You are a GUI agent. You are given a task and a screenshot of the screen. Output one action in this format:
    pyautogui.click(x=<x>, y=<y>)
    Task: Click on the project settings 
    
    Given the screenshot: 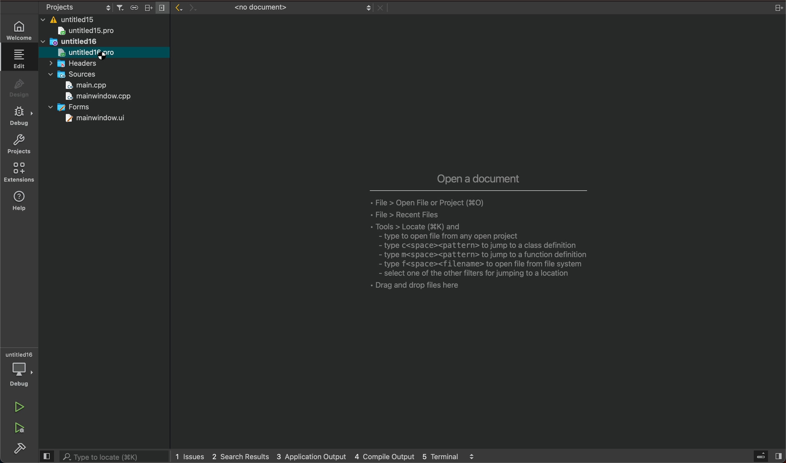 What is the action you would take?
    pyautogui.click(x=103, y=7)
    